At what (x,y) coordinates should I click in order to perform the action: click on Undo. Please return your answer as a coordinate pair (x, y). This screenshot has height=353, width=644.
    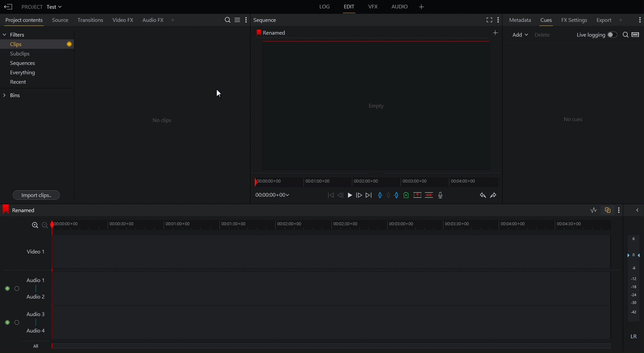
    Looking at the image, I should click on (482, 194).